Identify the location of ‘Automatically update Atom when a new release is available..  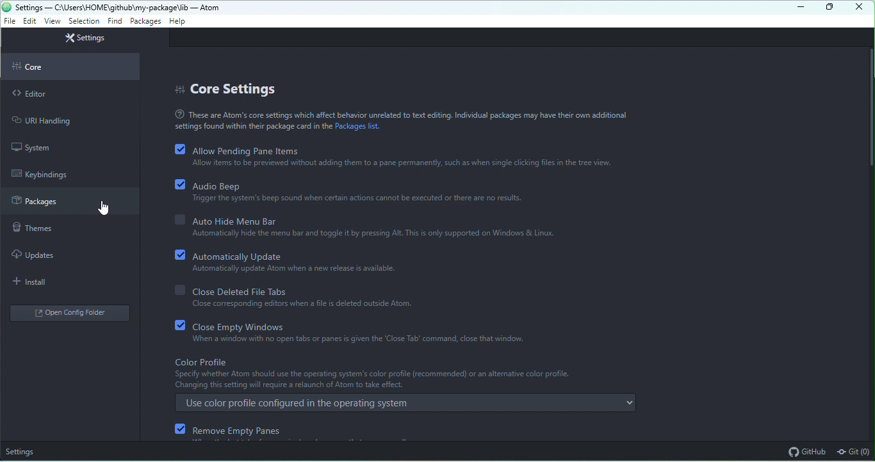
(278, 269).